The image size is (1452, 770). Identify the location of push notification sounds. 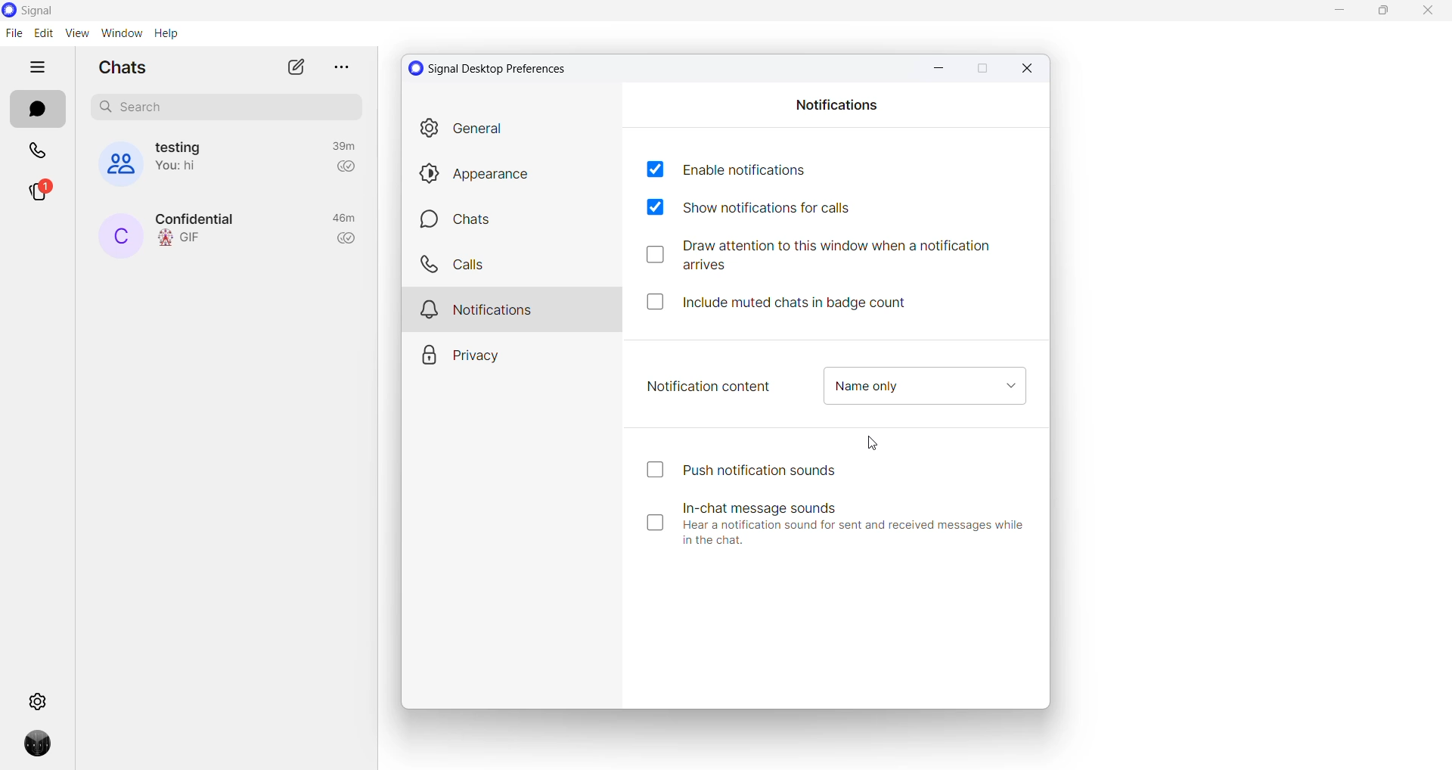
(734, 470).